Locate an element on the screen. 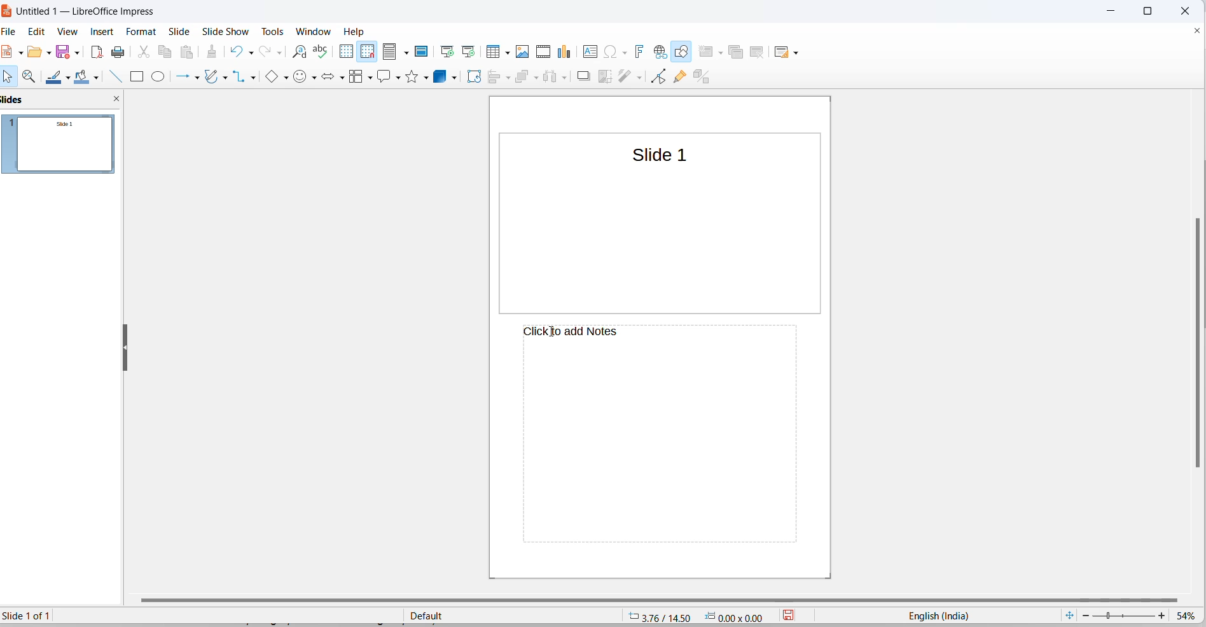 The width and height of the screenshot is (1206, 627). basic shapes options is located at coordinates (286, 78).